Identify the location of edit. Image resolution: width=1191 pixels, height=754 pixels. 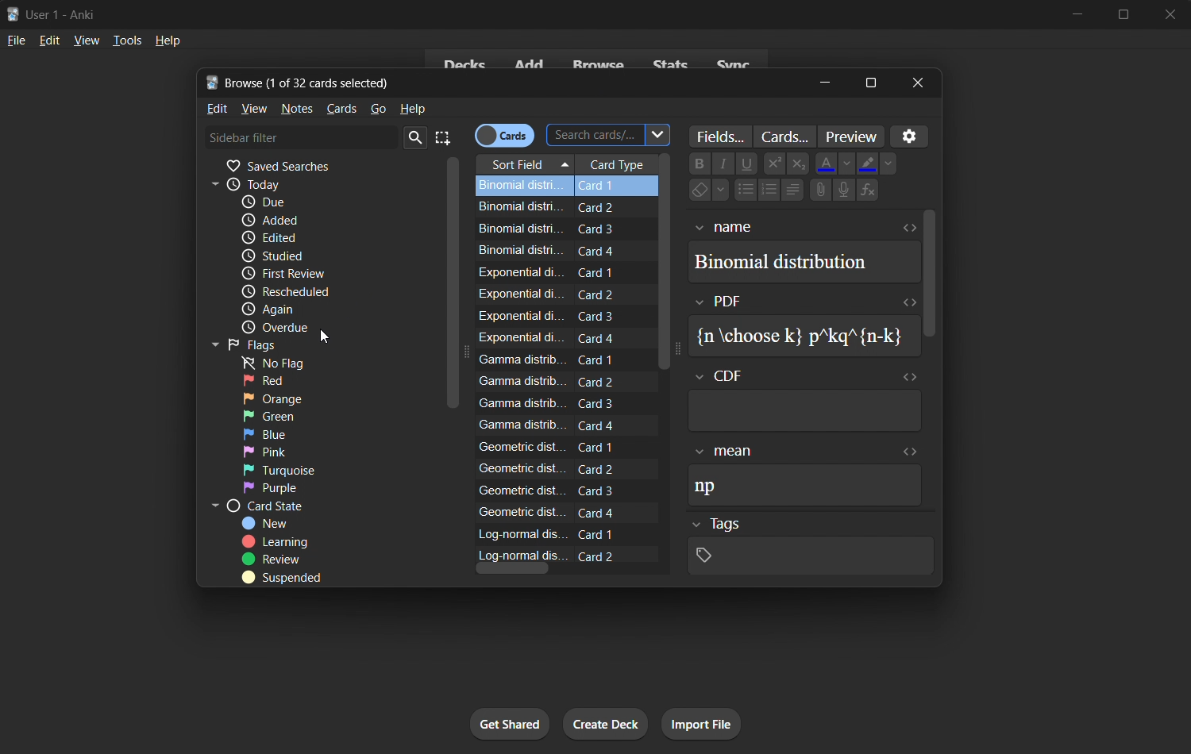
(218, 108).